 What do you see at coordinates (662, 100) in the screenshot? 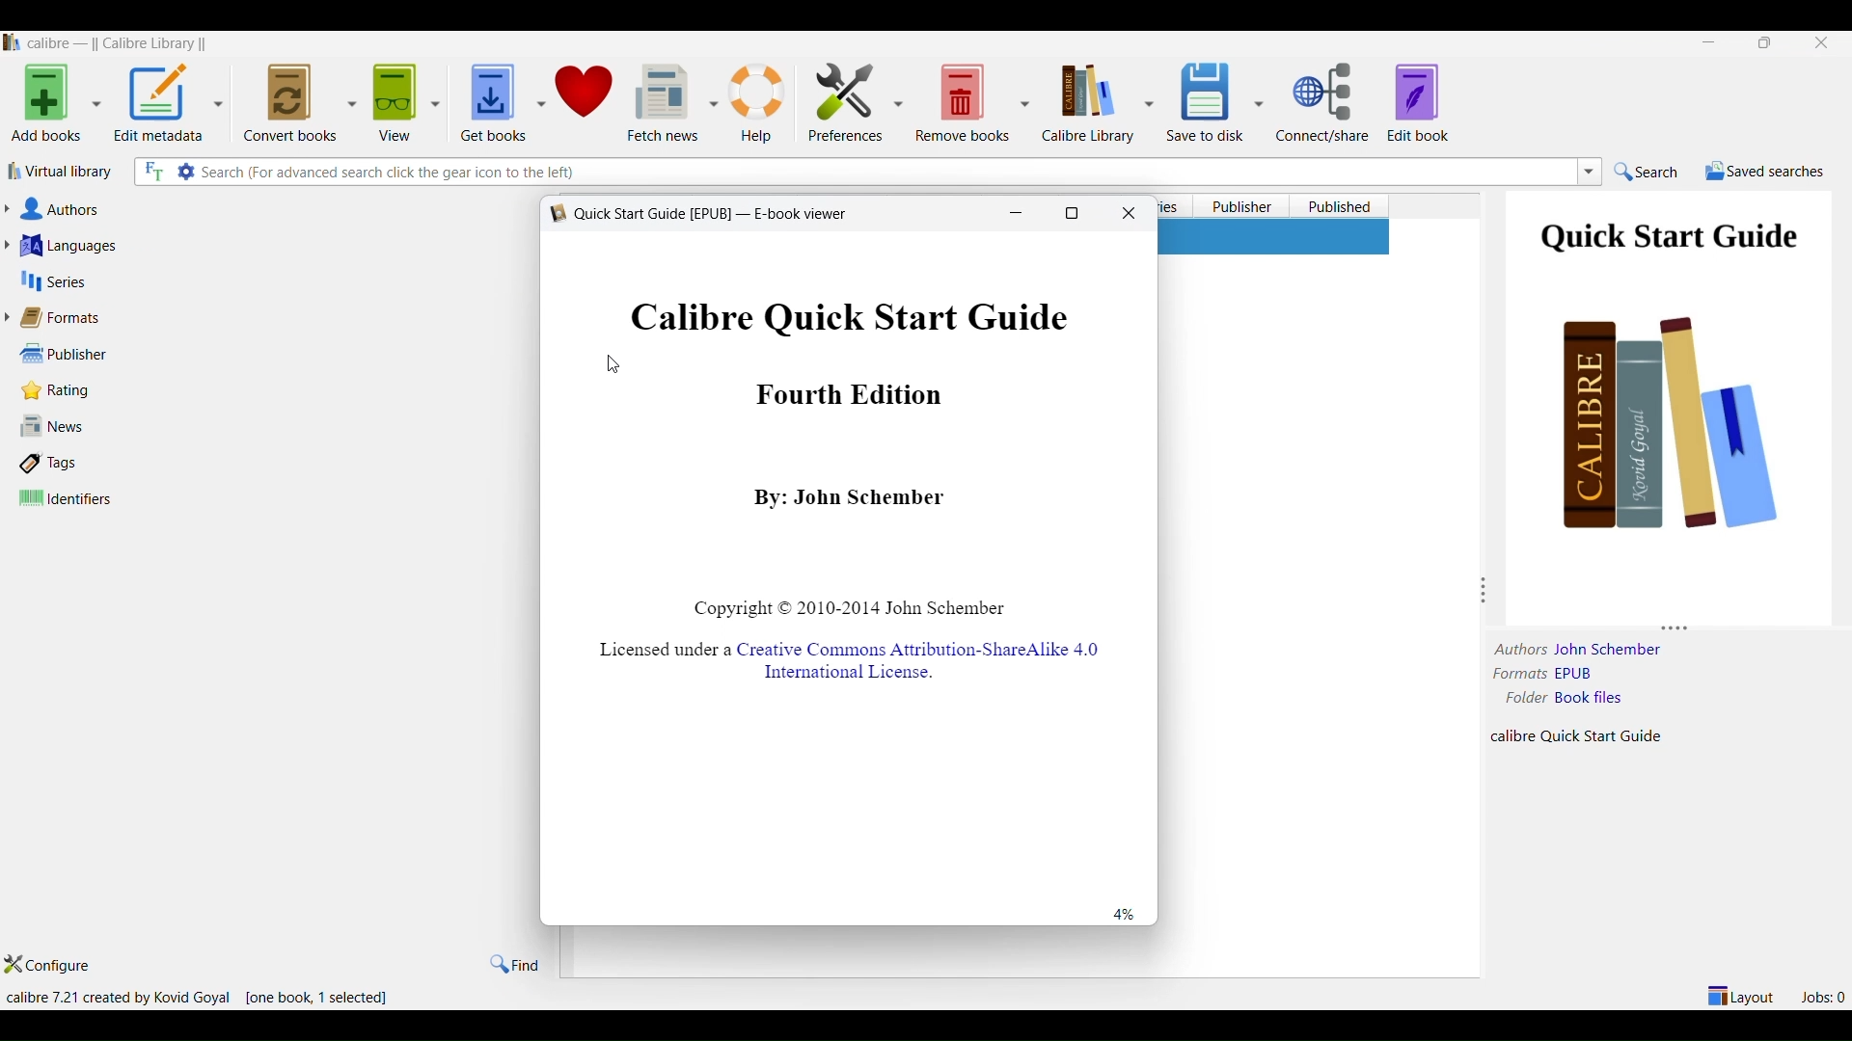
I see `fetch news` at bounding box center [662, 100].